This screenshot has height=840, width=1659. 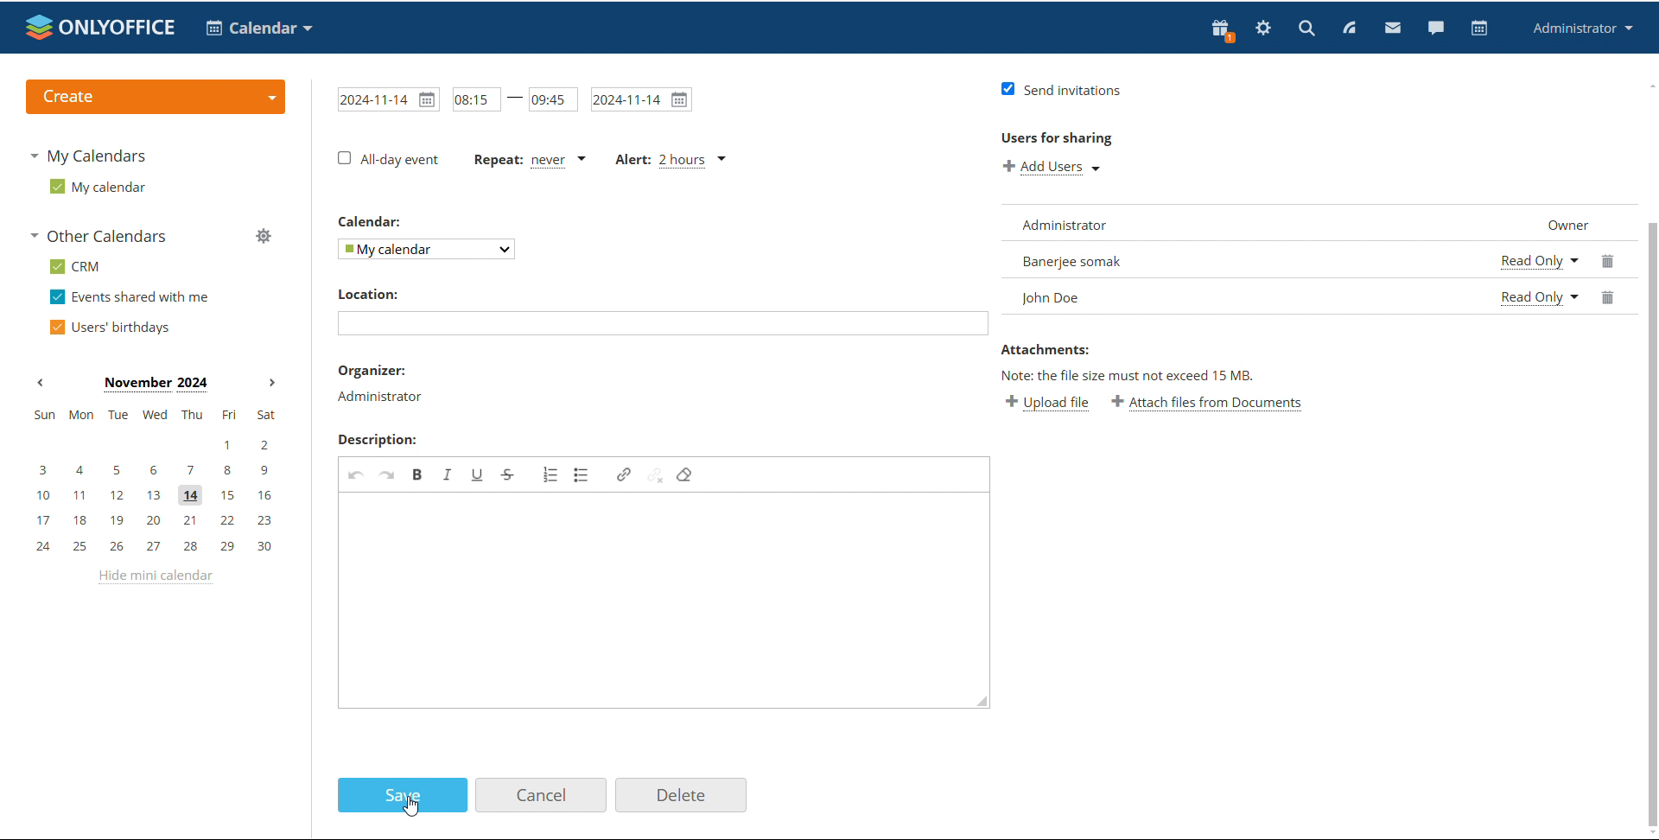 I want to click on Redo, so click(x=388, y=474).